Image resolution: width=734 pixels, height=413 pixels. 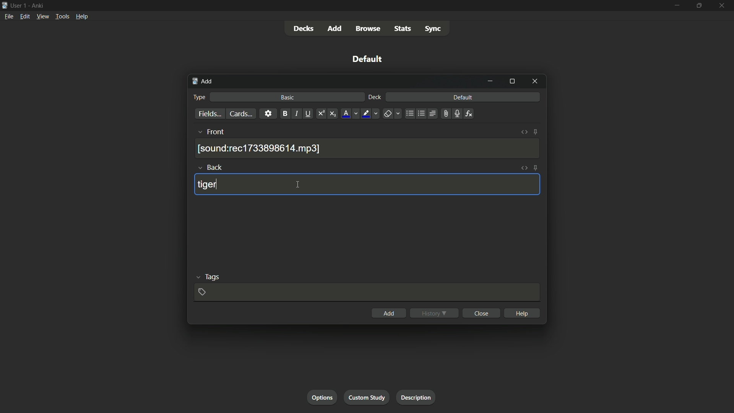 What do you see at coordinates (433, 30) in the screenshot?
I see `sync` at bounding box center [433, 30].